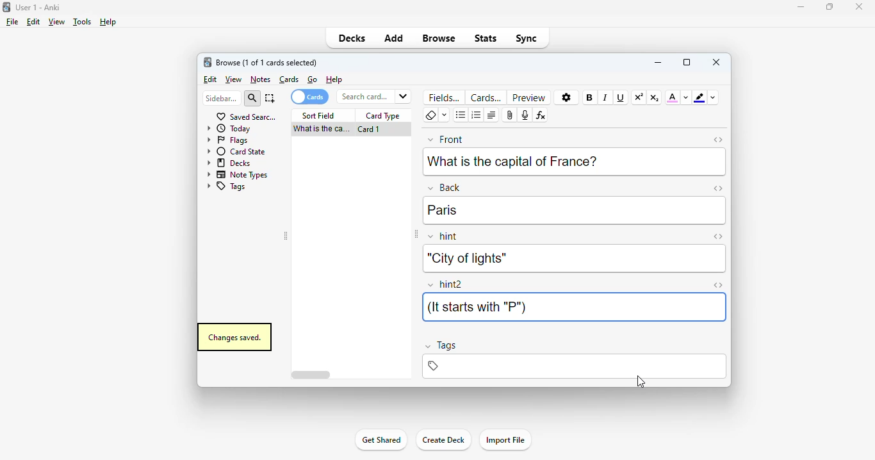 The image size is (875, 460). What do you see at coordinates (510, 115) in the screenshot?
I see `attach pictures/audio/video` at bounding box center [510, 115].